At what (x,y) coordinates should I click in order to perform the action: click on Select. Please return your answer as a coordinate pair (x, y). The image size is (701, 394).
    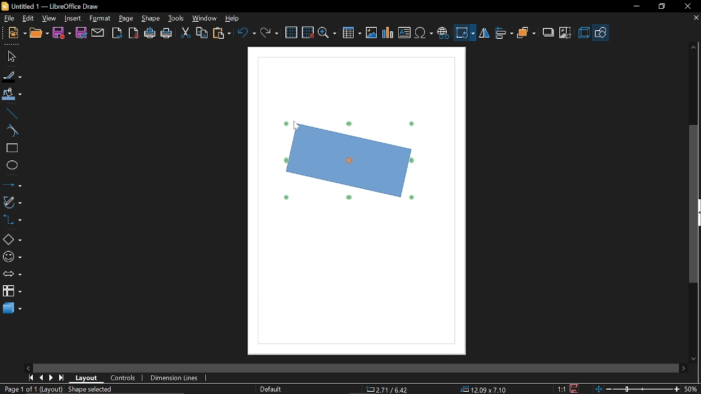
    Looking at the image, I should click on (11, 57).